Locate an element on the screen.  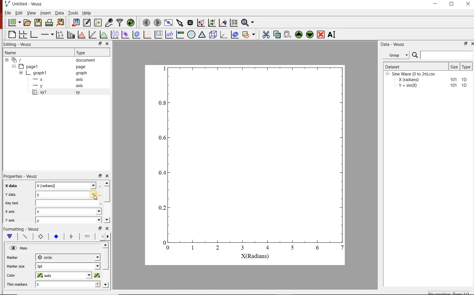
plot 2d dataset as image is located at coordinates (126, 34).